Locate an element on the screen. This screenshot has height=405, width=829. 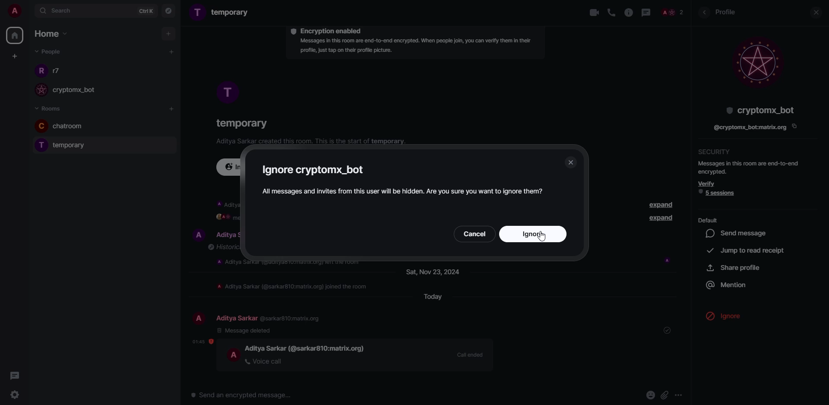
profile is located at coordinates (227, 92).